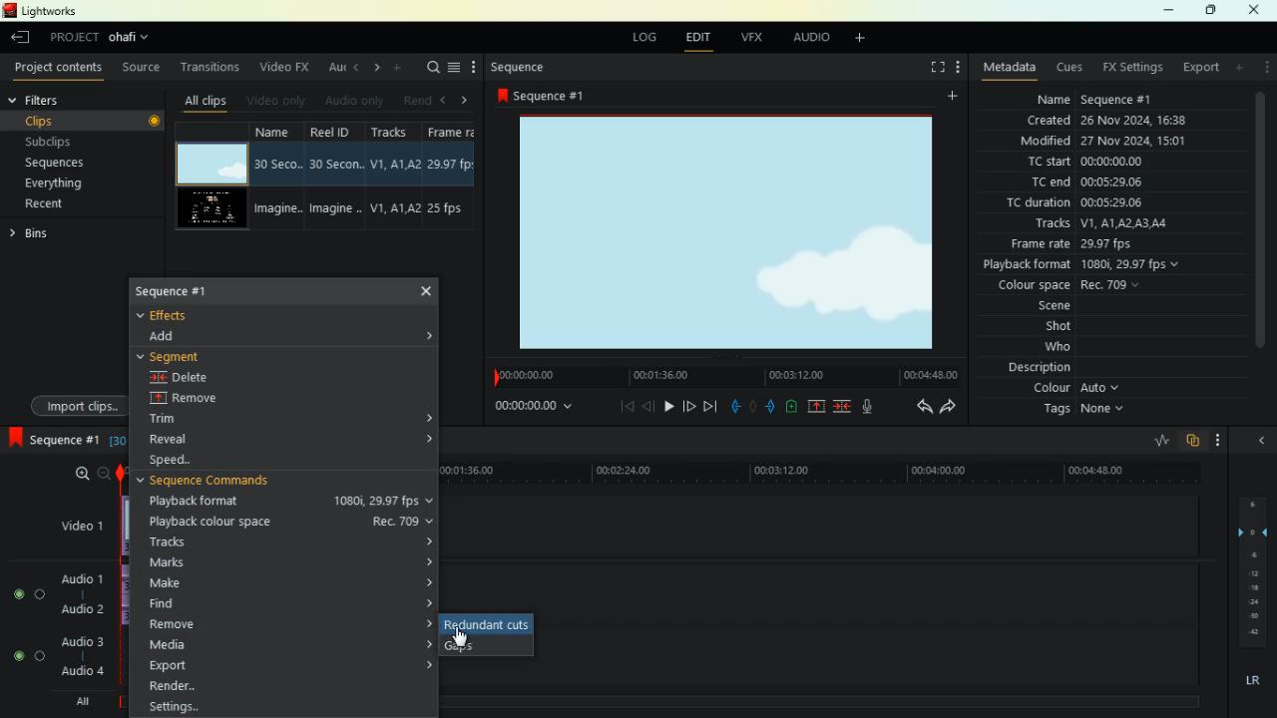 This screenshot has width=1277, height=718. Describe the element at coordinates (430, 334) in the screenshot. I see `Accordio` at that location.